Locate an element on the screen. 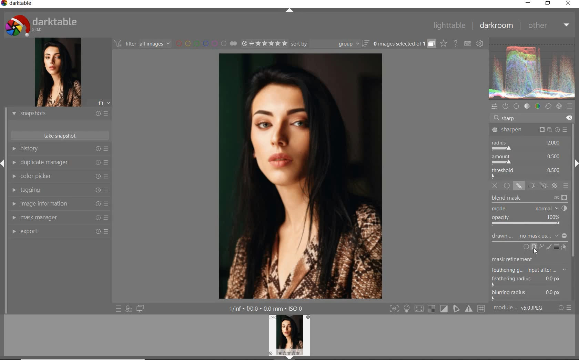 The image size is (579, 360). expand/collapse is located at coordinates (290, 11).